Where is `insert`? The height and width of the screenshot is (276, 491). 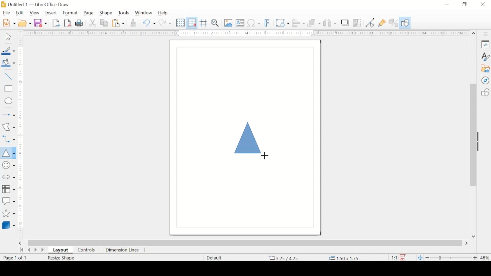
insert is located at coordinates (52, 13).